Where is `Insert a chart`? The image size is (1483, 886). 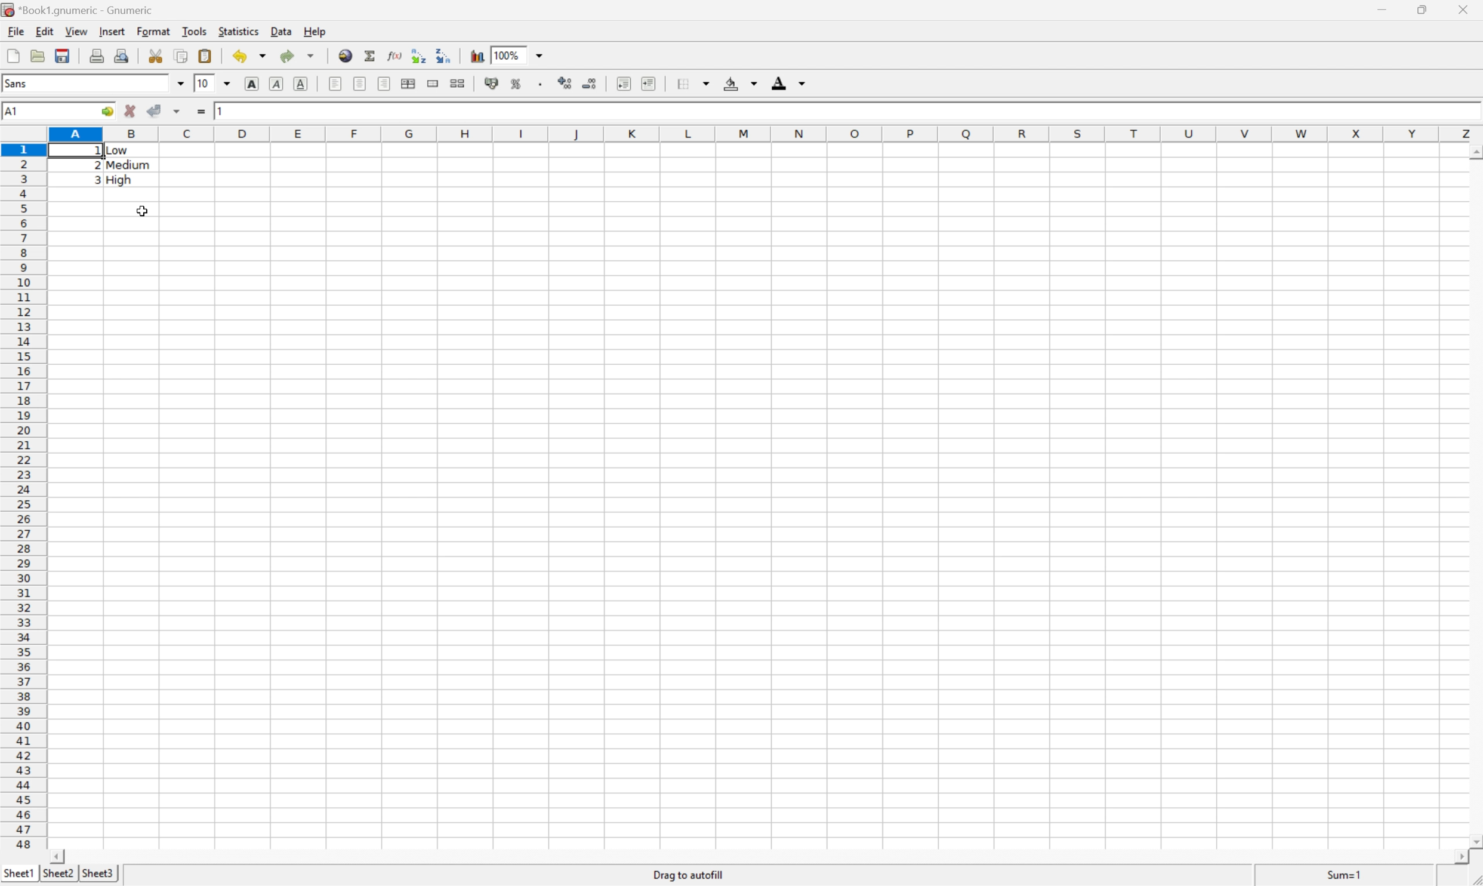
Insert a chart is located at coordinates (479, 56).